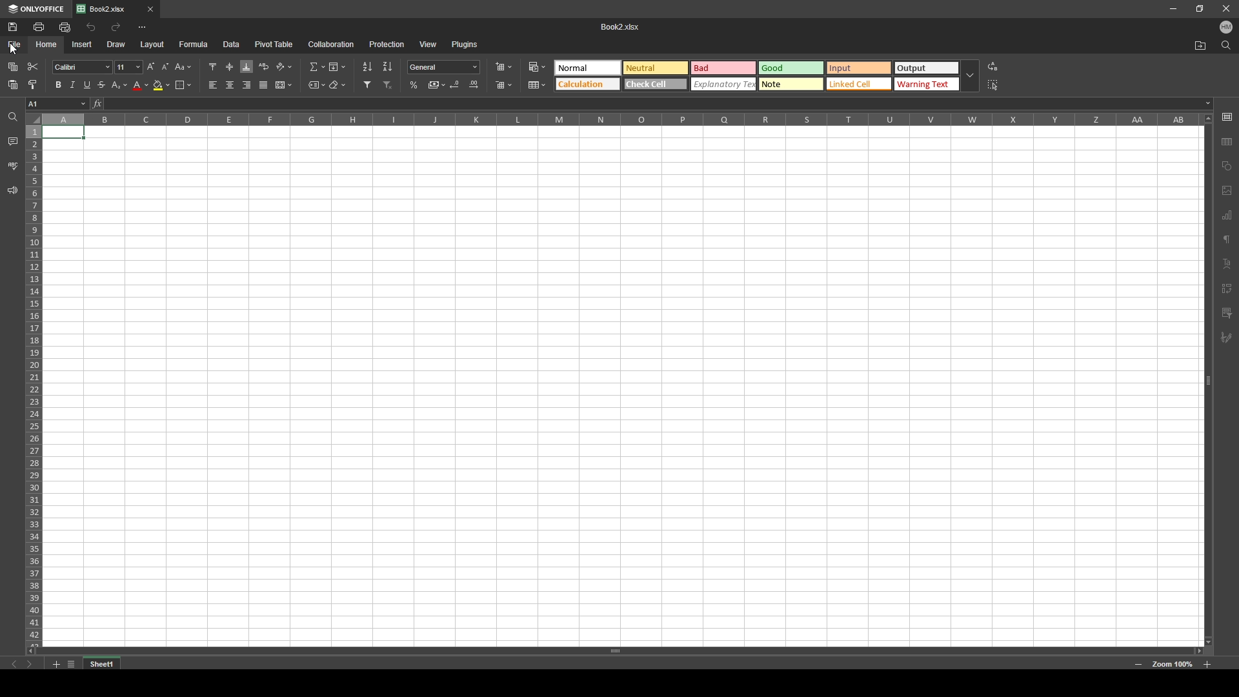 The width and height of the screenshot is (1239, 697). What do you see at coordinates (11, 116) in the screenshot?
I see `search` at bounding box center [11, 116].